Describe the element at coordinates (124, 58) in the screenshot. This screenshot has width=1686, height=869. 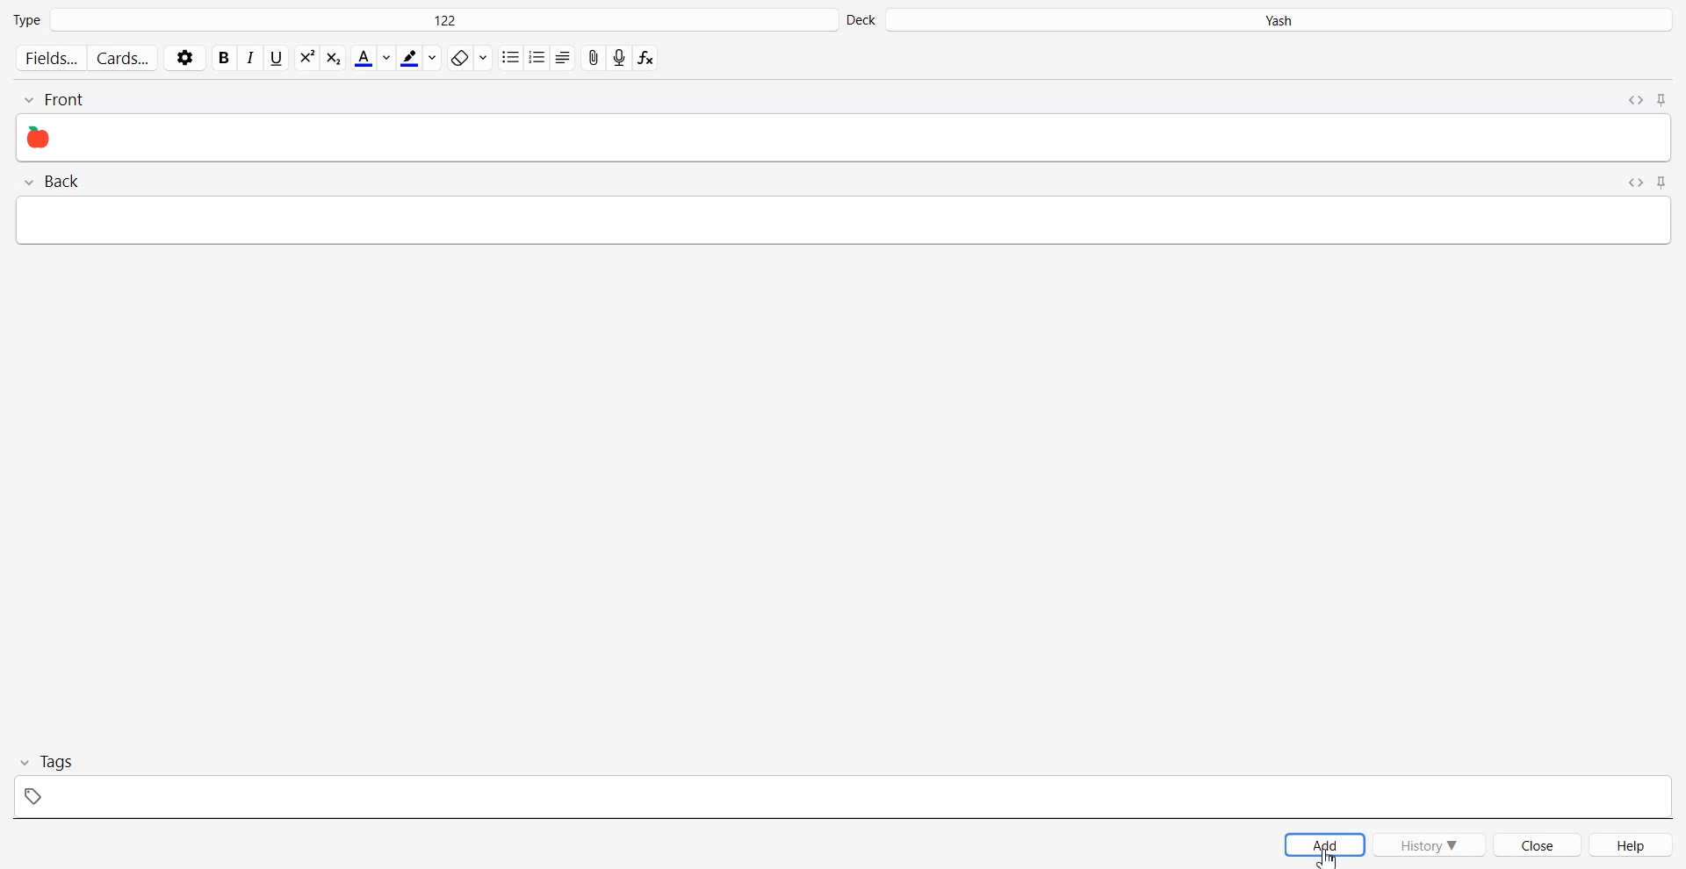
I see `Cards` at that location.